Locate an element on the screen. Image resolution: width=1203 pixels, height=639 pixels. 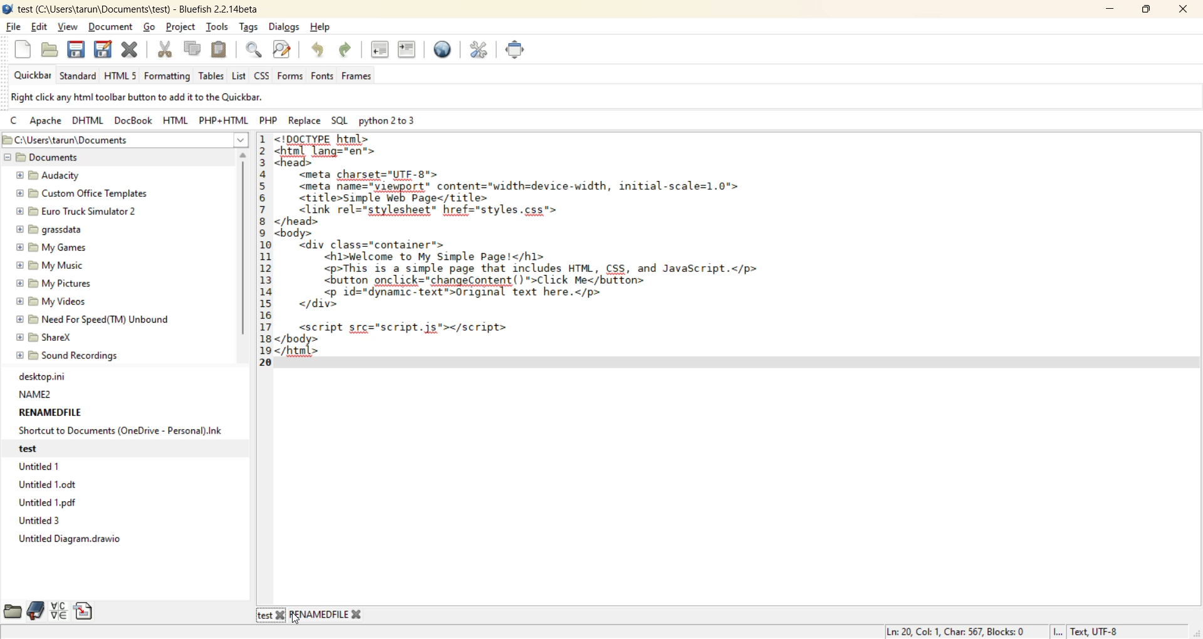
maximize is located at coordinates (1146, 11).